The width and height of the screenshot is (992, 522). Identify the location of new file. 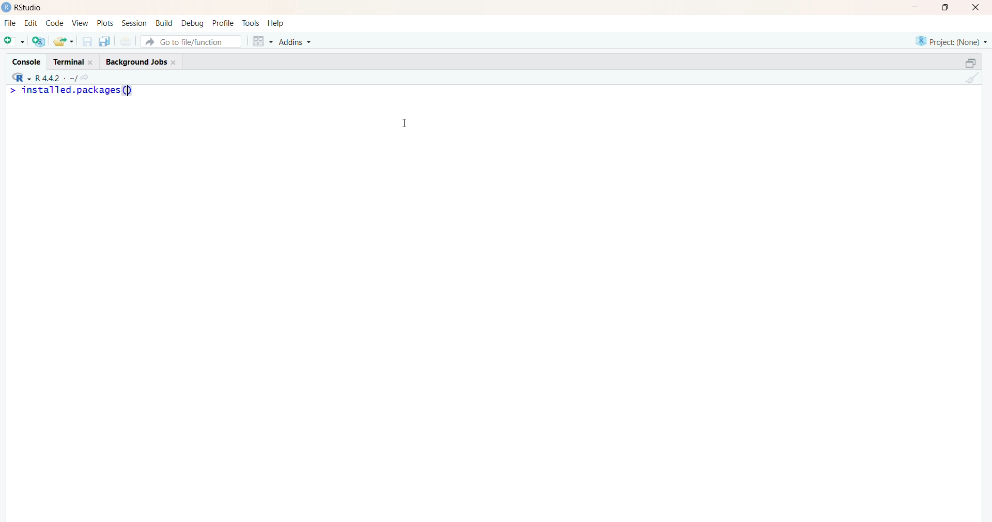
(14, 42).